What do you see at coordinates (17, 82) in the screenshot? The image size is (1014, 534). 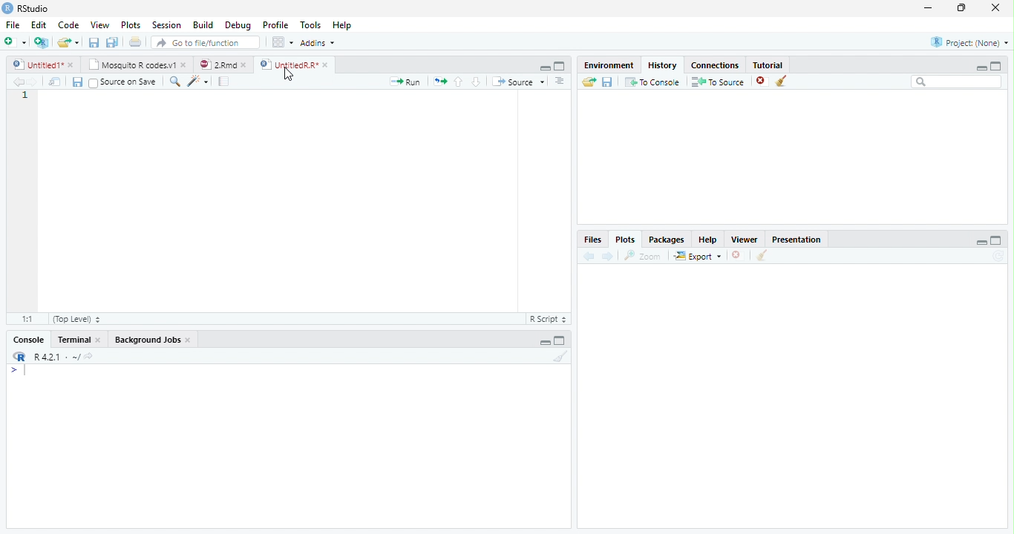 I see `Back` at bounding box center [17, 82].